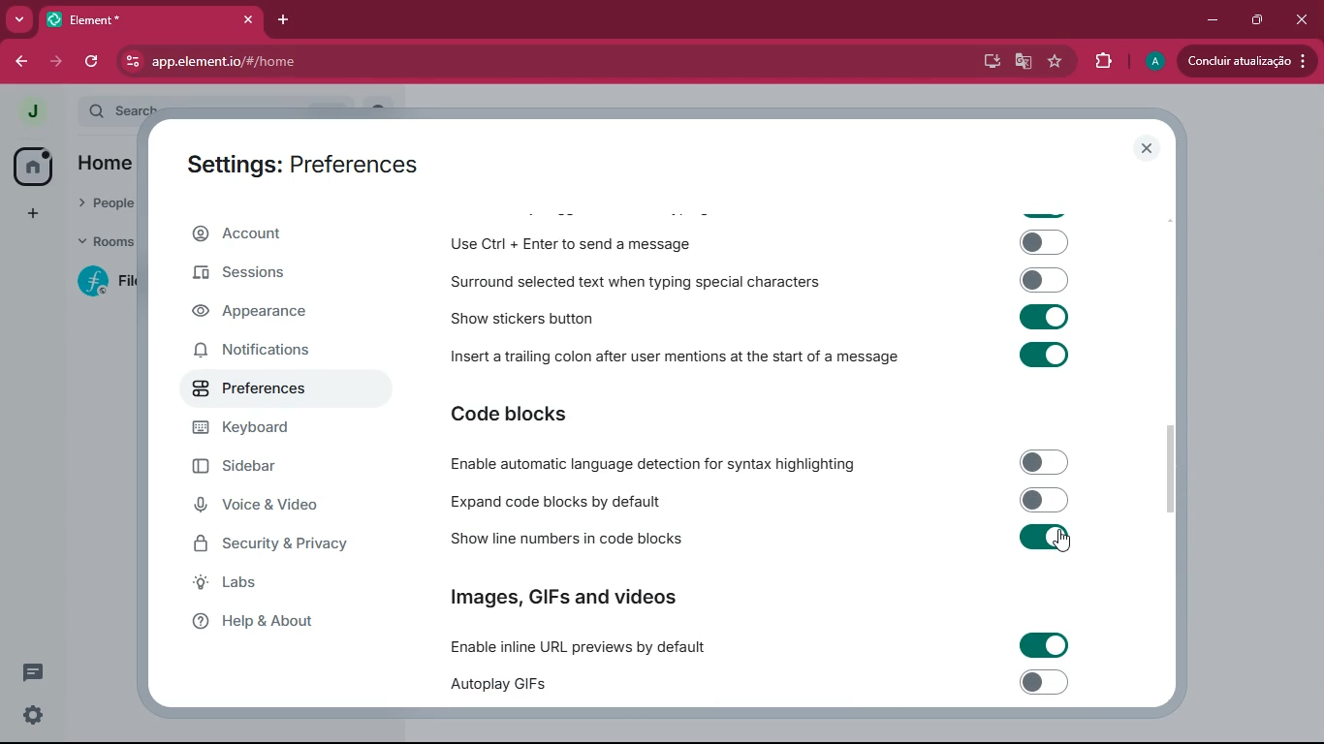 The image size is (1324, 744). Describe the element at coordinates (1247, 60) in the screenshot. I see `conduir atualizacao` at that location.